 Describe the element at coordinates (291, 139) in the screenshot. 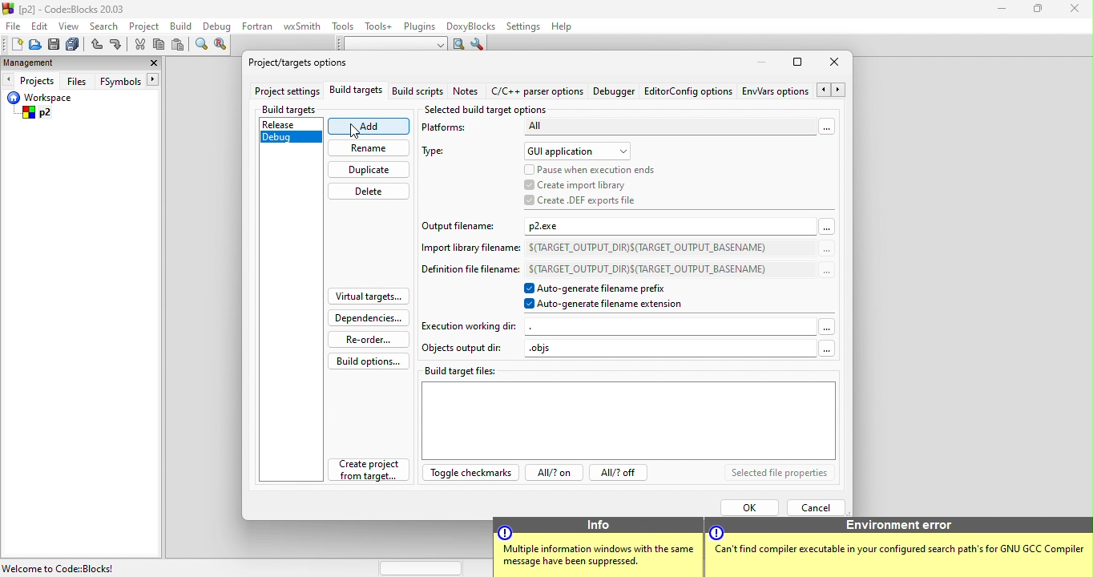

I see `Debug` at that location.